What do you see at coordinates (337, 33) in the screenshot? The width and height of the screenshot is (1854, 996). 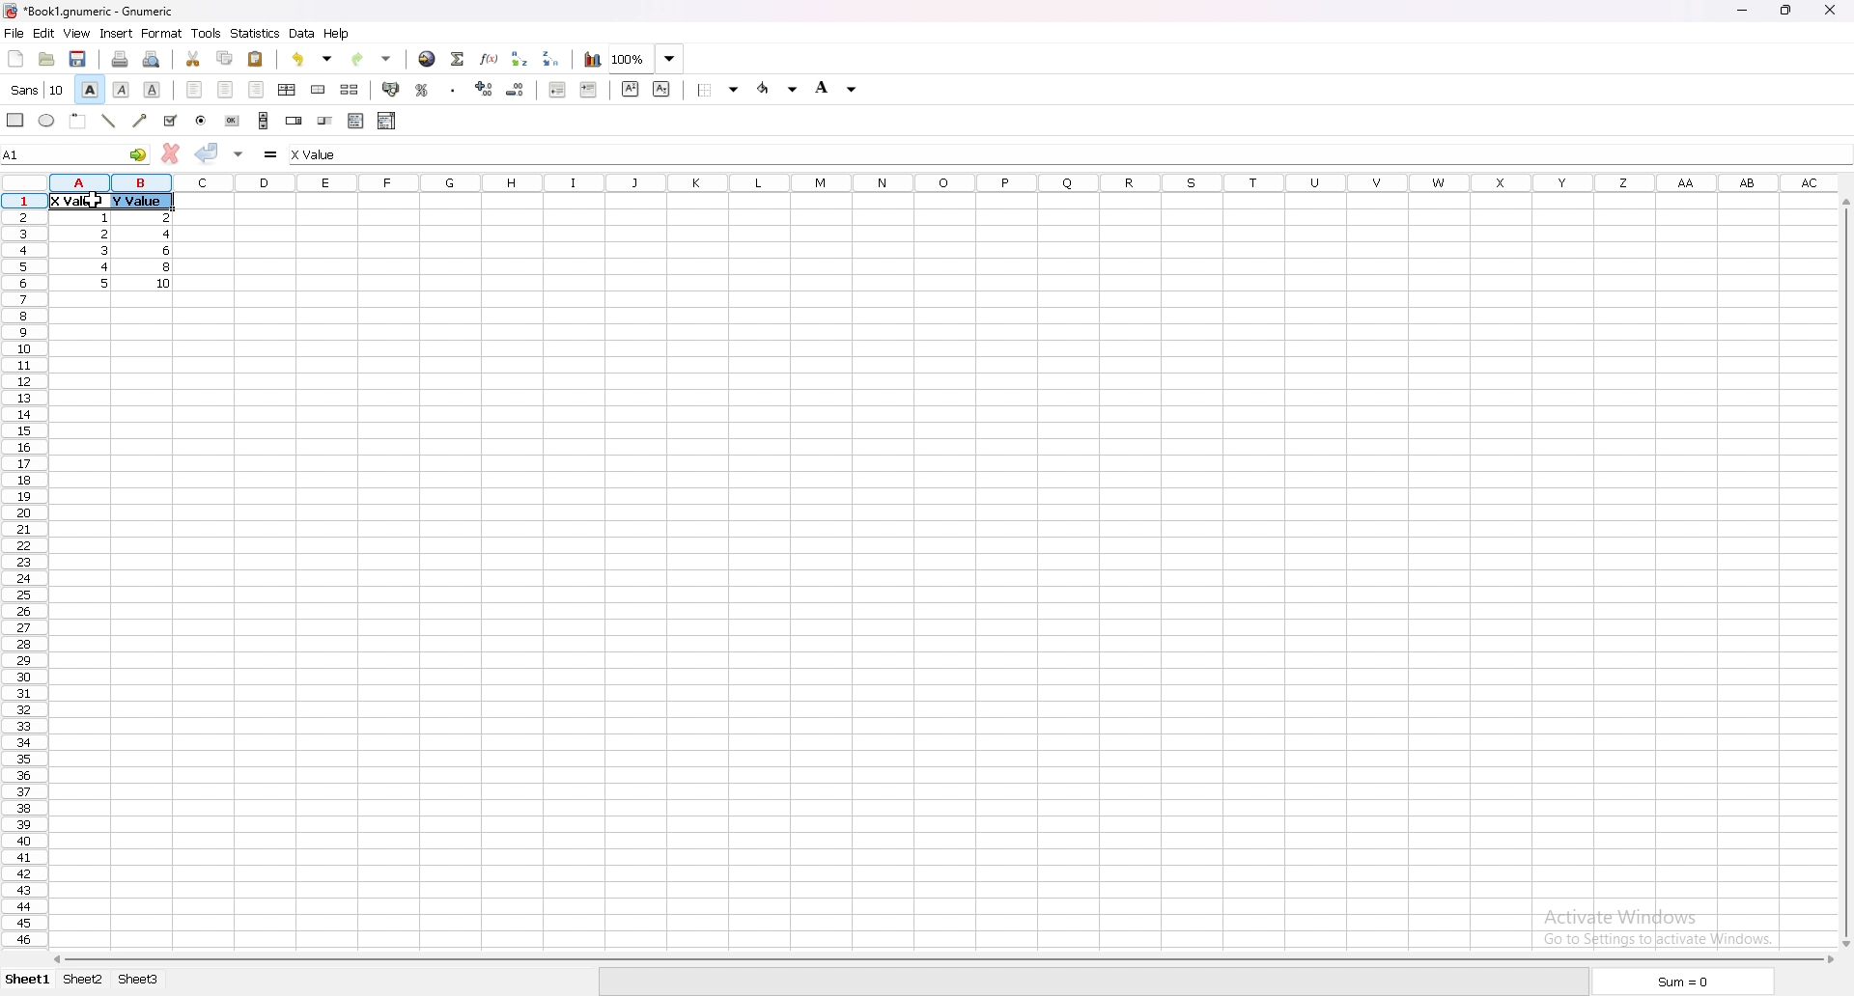 I see `help` at bounding box center [337, 33].